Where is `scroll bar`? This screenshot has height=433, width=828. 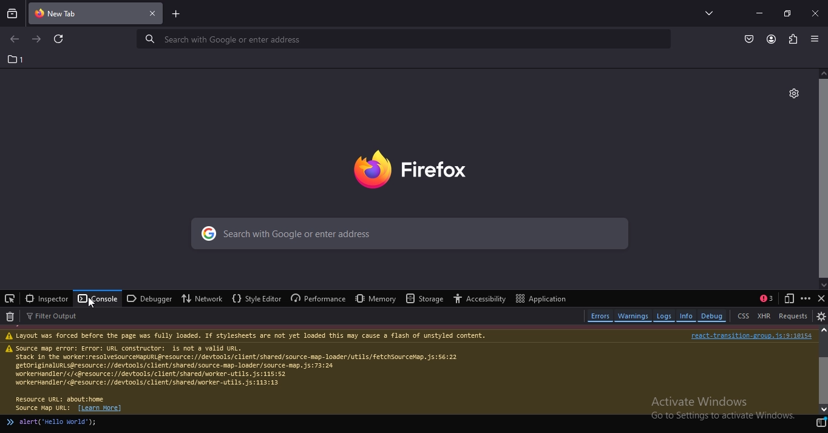 scroll bar is located at coordinates (823, 371).